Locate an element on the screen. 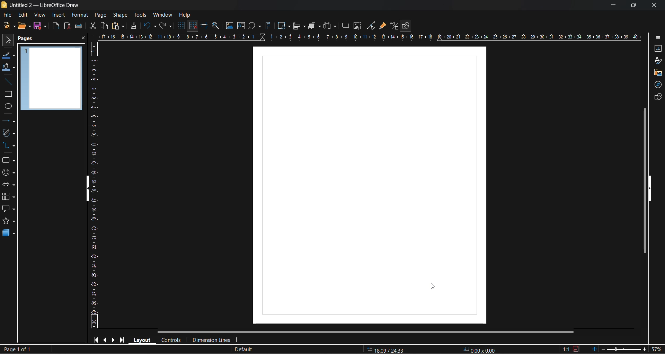 This screenshot has height=354, width=665. format is located at coordinates (79, 15).